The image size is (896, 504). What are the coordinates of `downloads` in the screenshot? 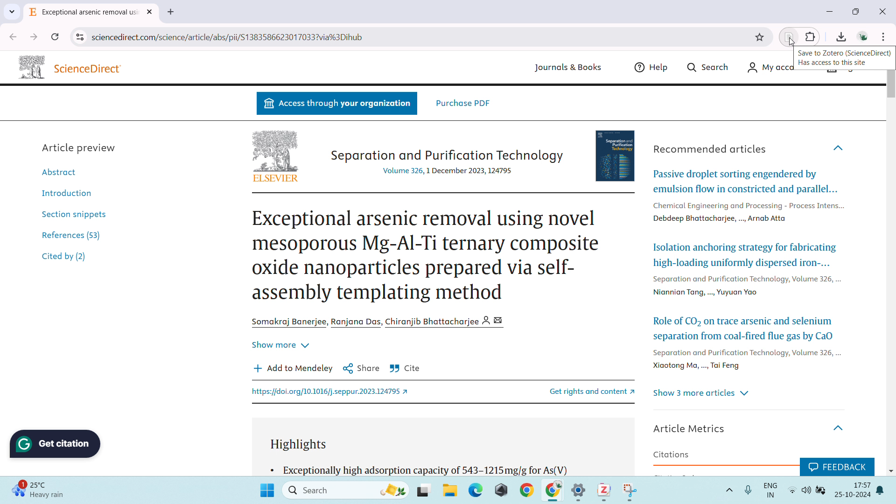 It's located at (841, 36).